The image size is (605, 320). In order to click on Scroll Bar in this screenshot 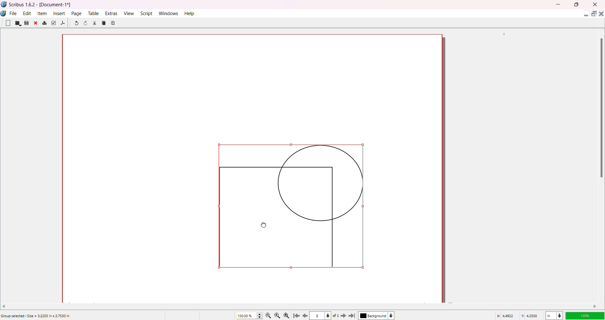, I will do `click(600, 107)`.